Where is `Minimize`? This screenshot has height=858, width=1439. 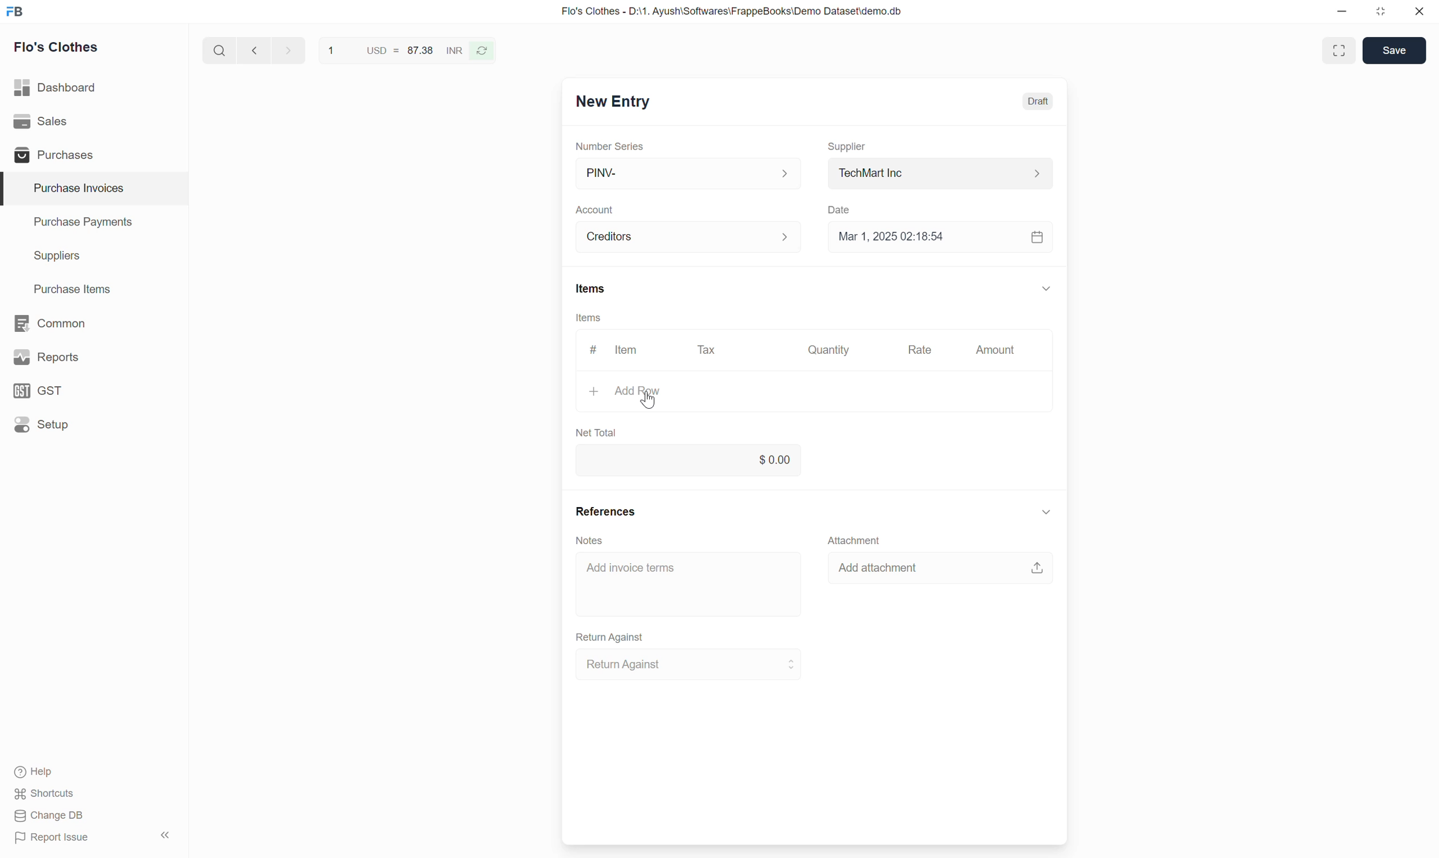
Minimize is located at coordinates (1342, 11).